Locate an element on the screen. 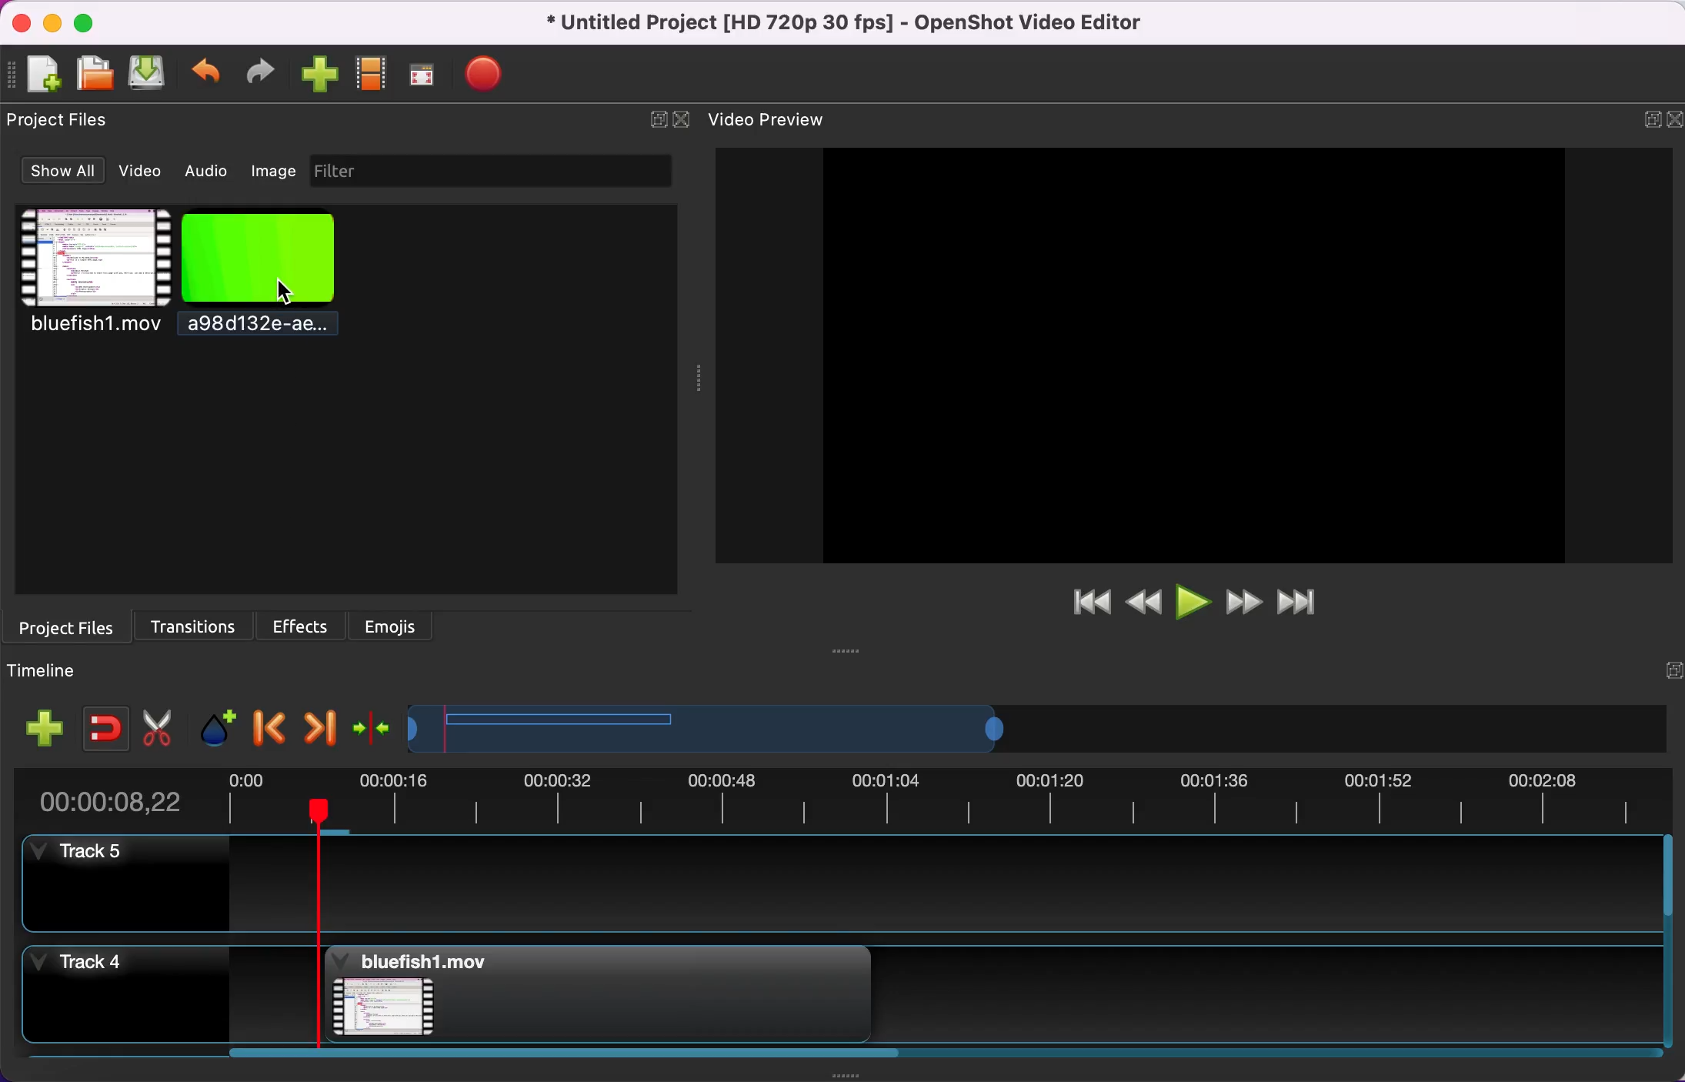  export file is located at coordinates (488, 77).